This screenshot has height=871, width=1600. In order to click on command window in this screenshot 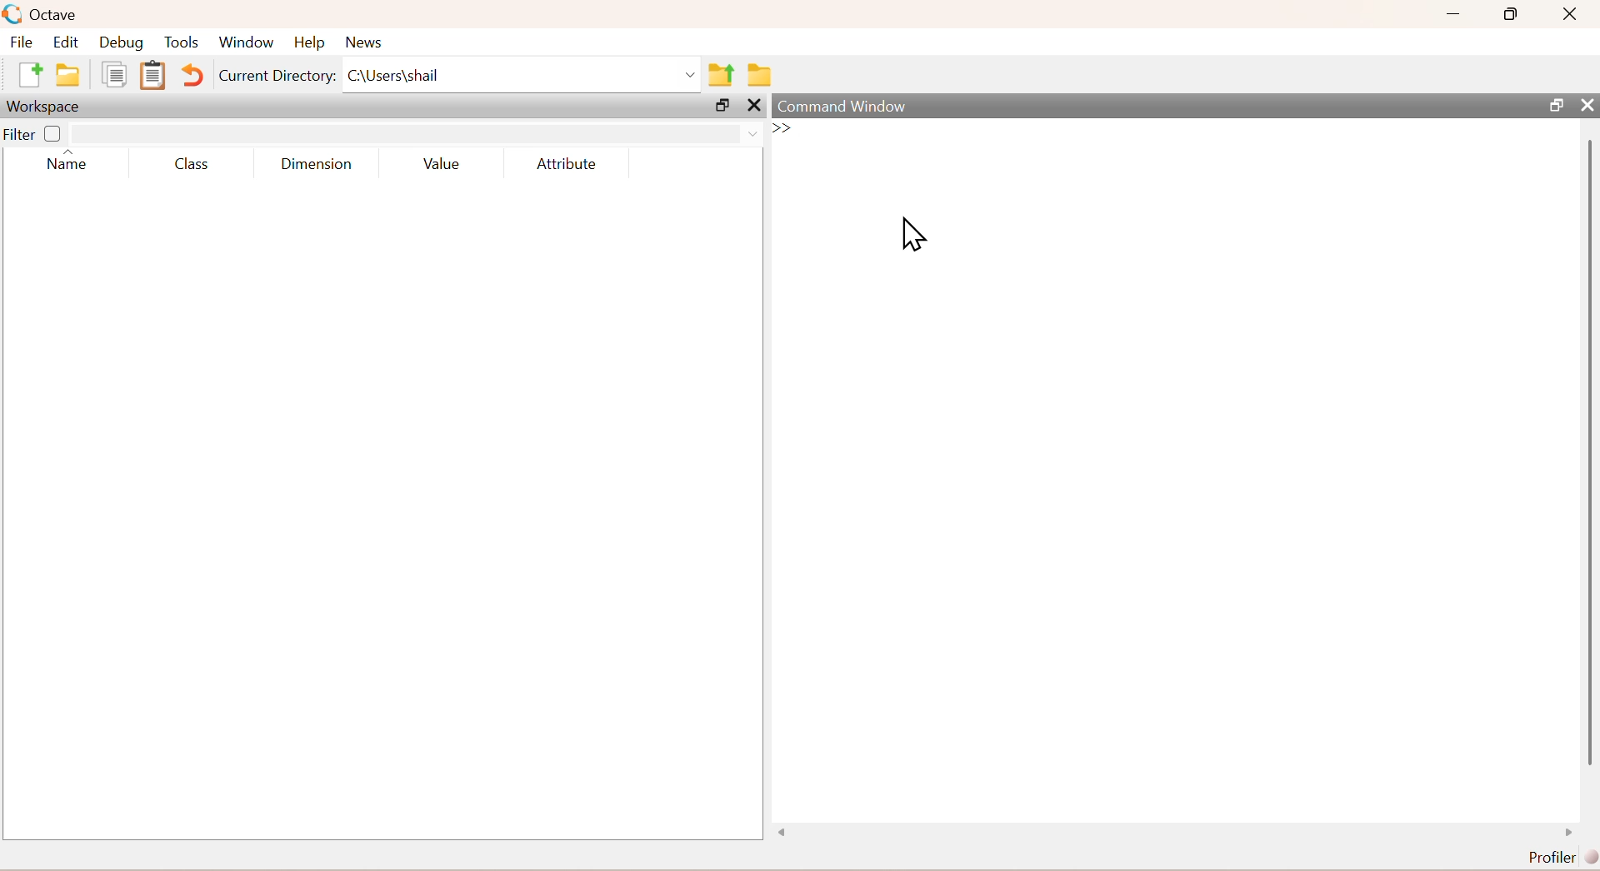, I will do `click(844, 106)`.